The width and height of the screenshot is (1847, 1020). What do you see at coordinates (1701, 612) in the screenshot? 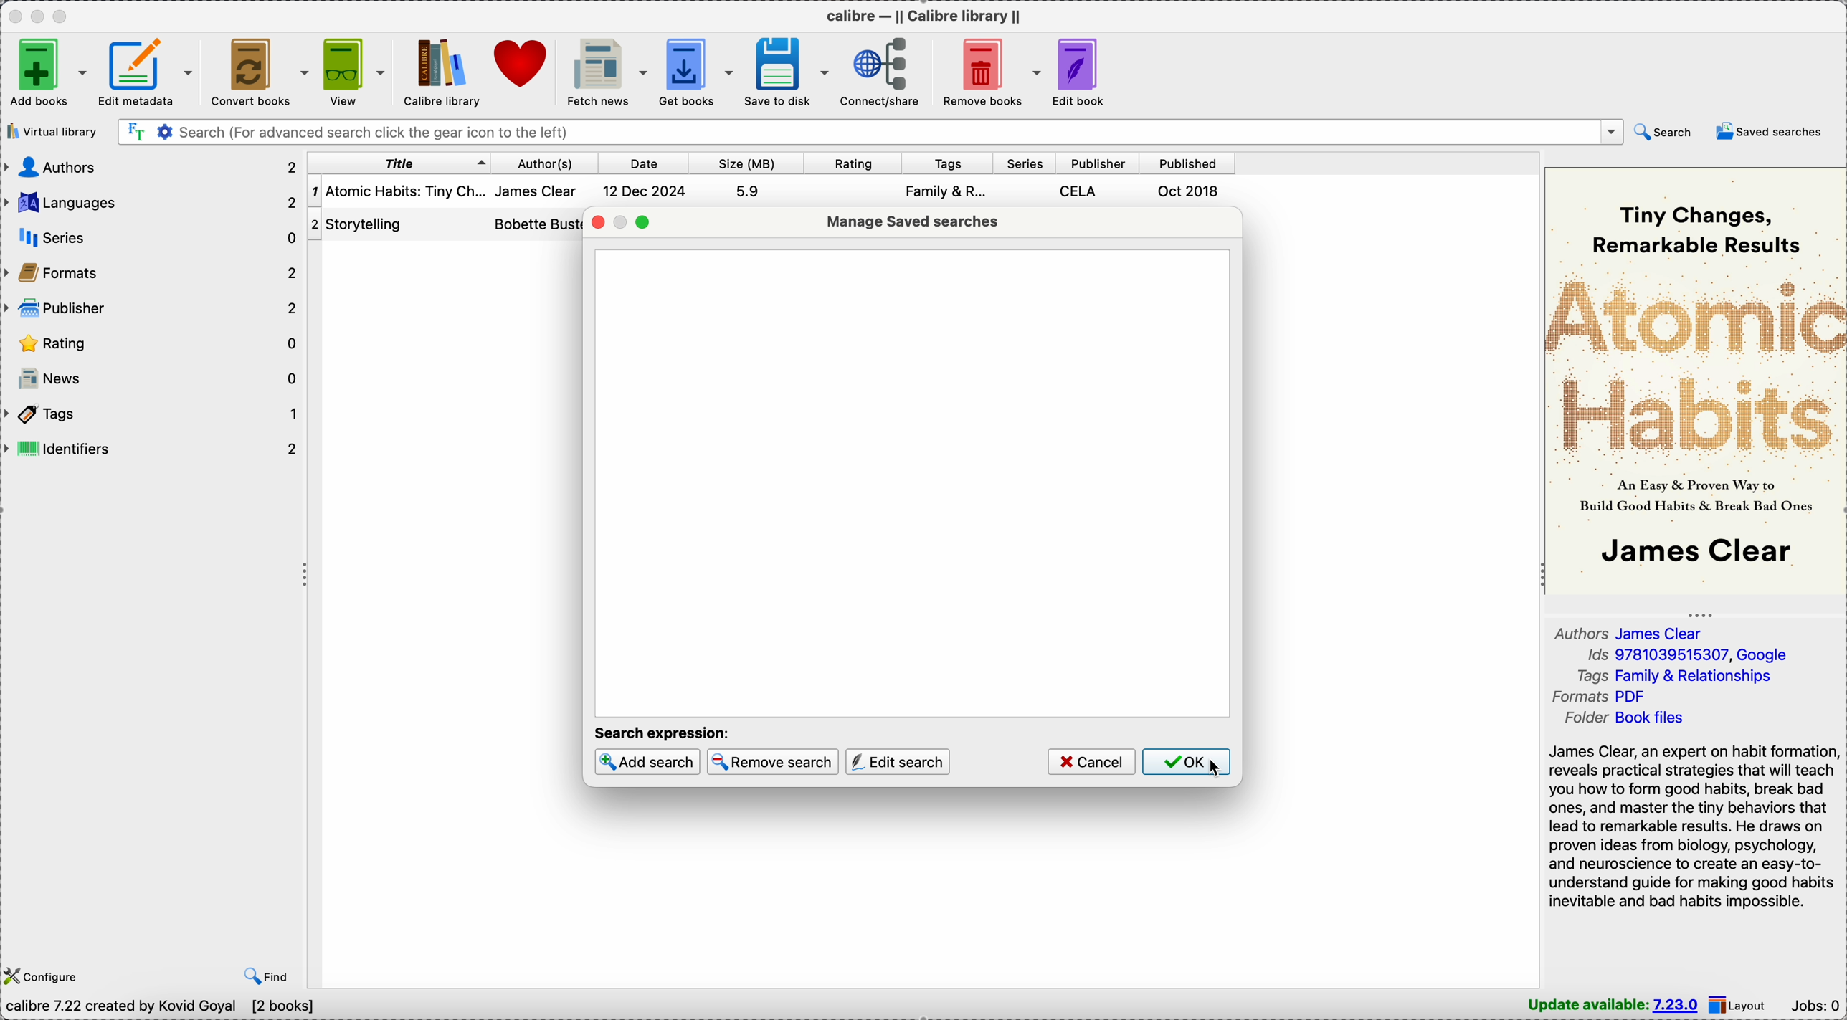
I see `drag  handle` at bounding box center [1701, 612].